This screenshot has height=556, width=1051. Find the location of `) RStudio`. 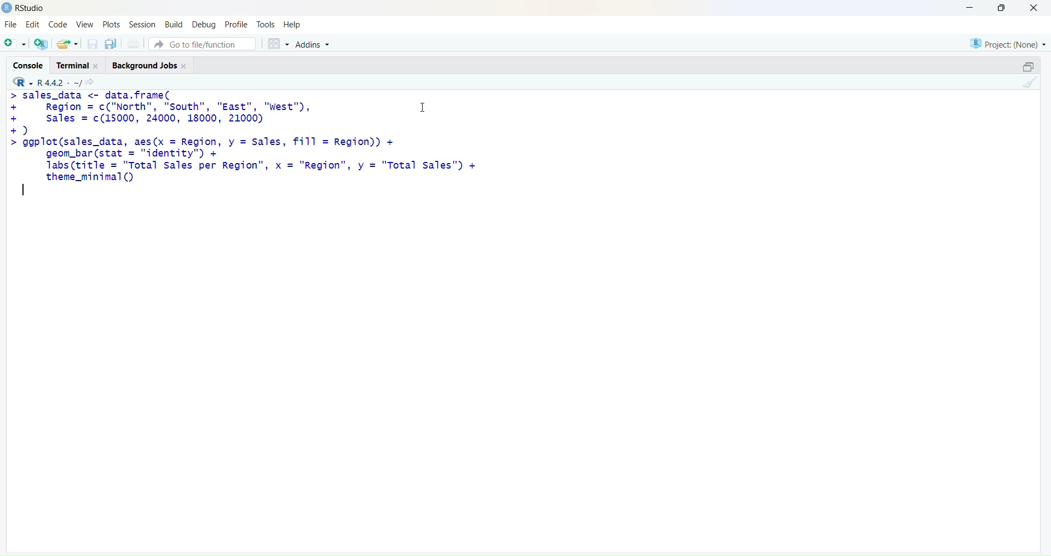

) RStudio is located at coordinates (28, 7).